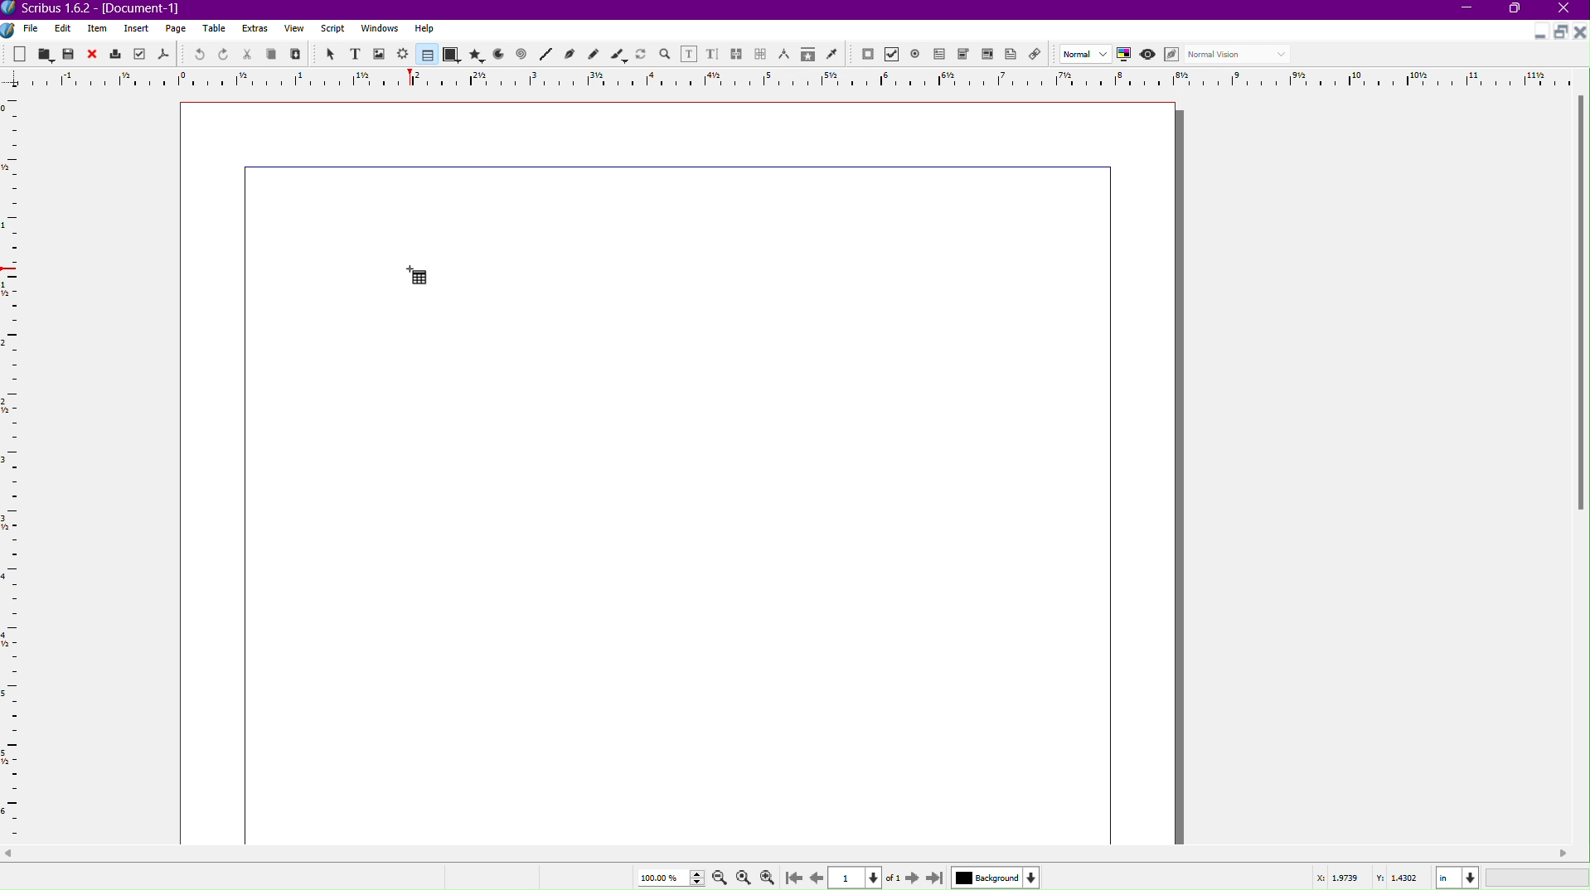 The image size is (1590, 890). What do you see at coordinates (1014, 56) in the screenshot?
I see `PDF Text Annotation` at bounding box center [1014, 56].